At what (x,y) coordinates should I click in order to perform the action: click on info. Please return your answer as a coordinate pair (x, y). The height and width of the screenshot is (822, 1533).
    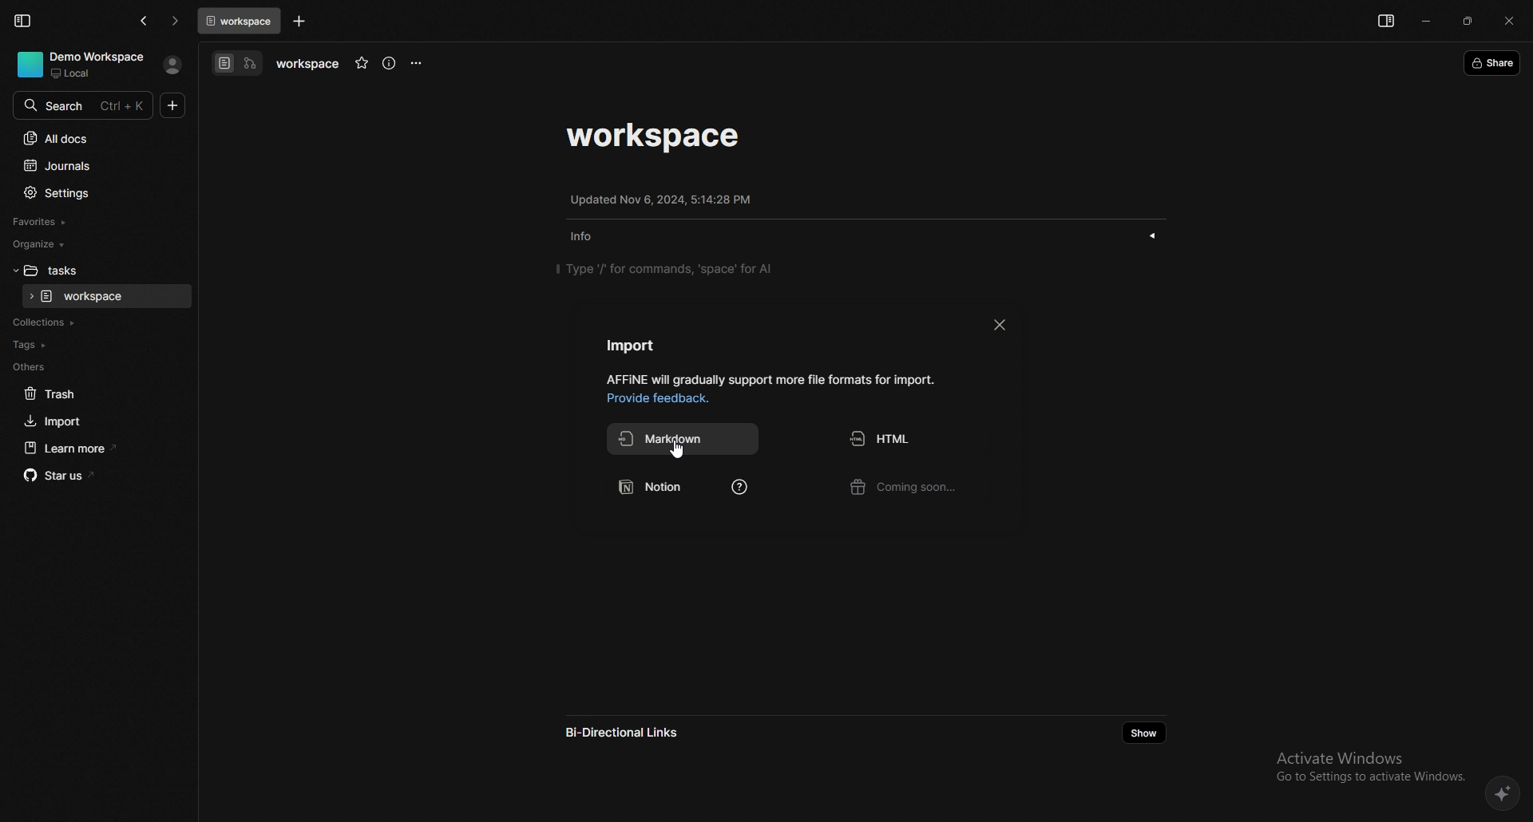
    Looking at the image, I should click on (588, 238).